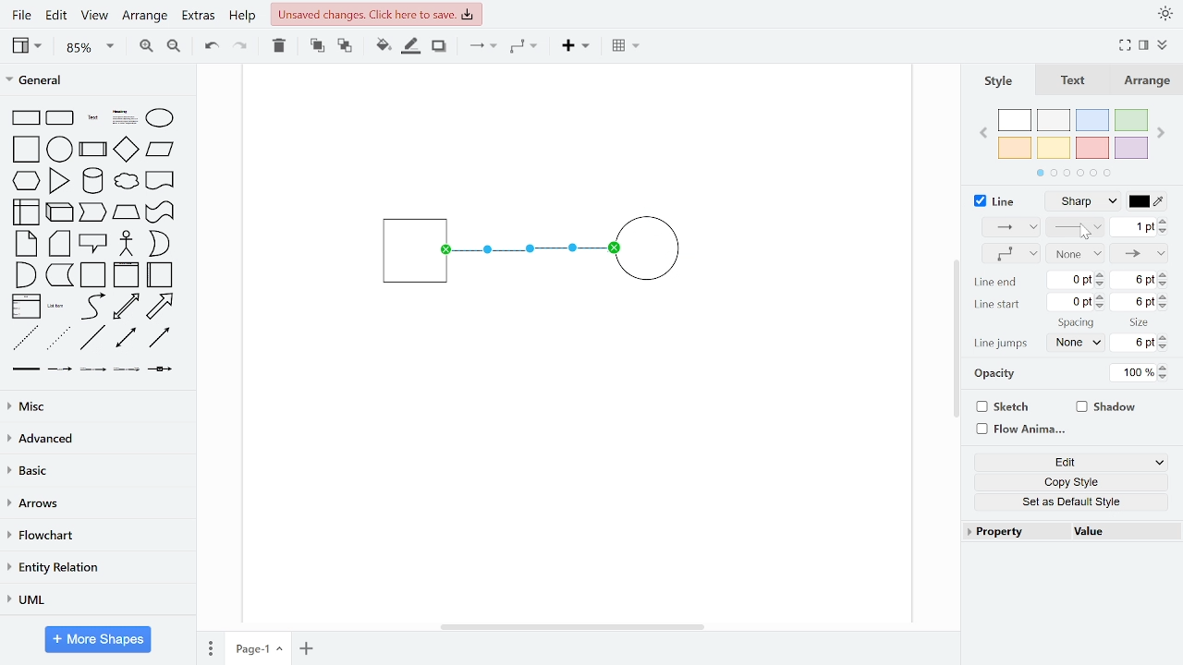 The image size is (1183, 665). What do you see at coordinates (207, 44) in the screenshot?
I see `undo` at bounding box center [207, 44].